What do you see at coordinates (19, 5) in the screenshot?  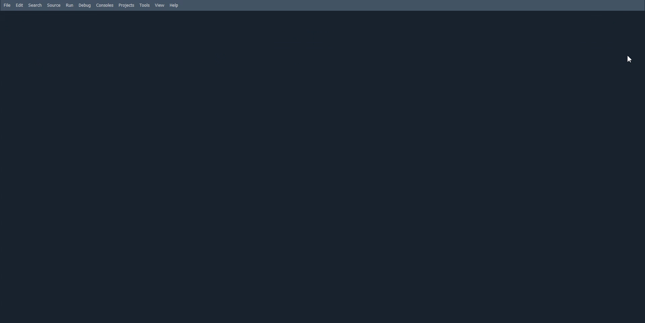 I see `Edit` at bounding box center [19, 5].